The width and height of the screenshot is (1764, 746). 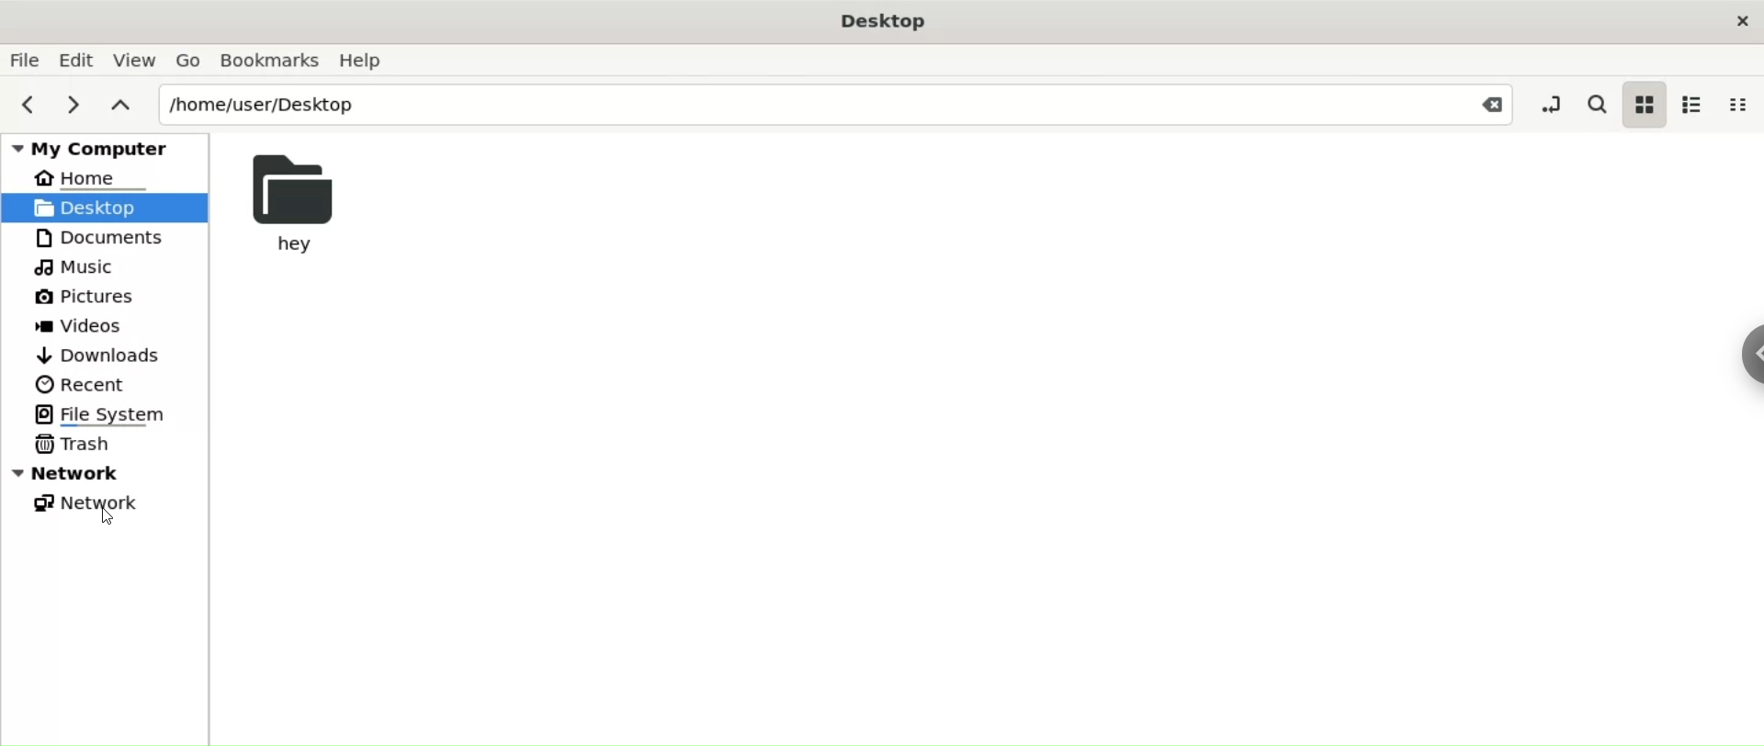 What do you see at coordinates (85, 385) in the screenshot?
I see `Recent` at bounding box center [85, 385].